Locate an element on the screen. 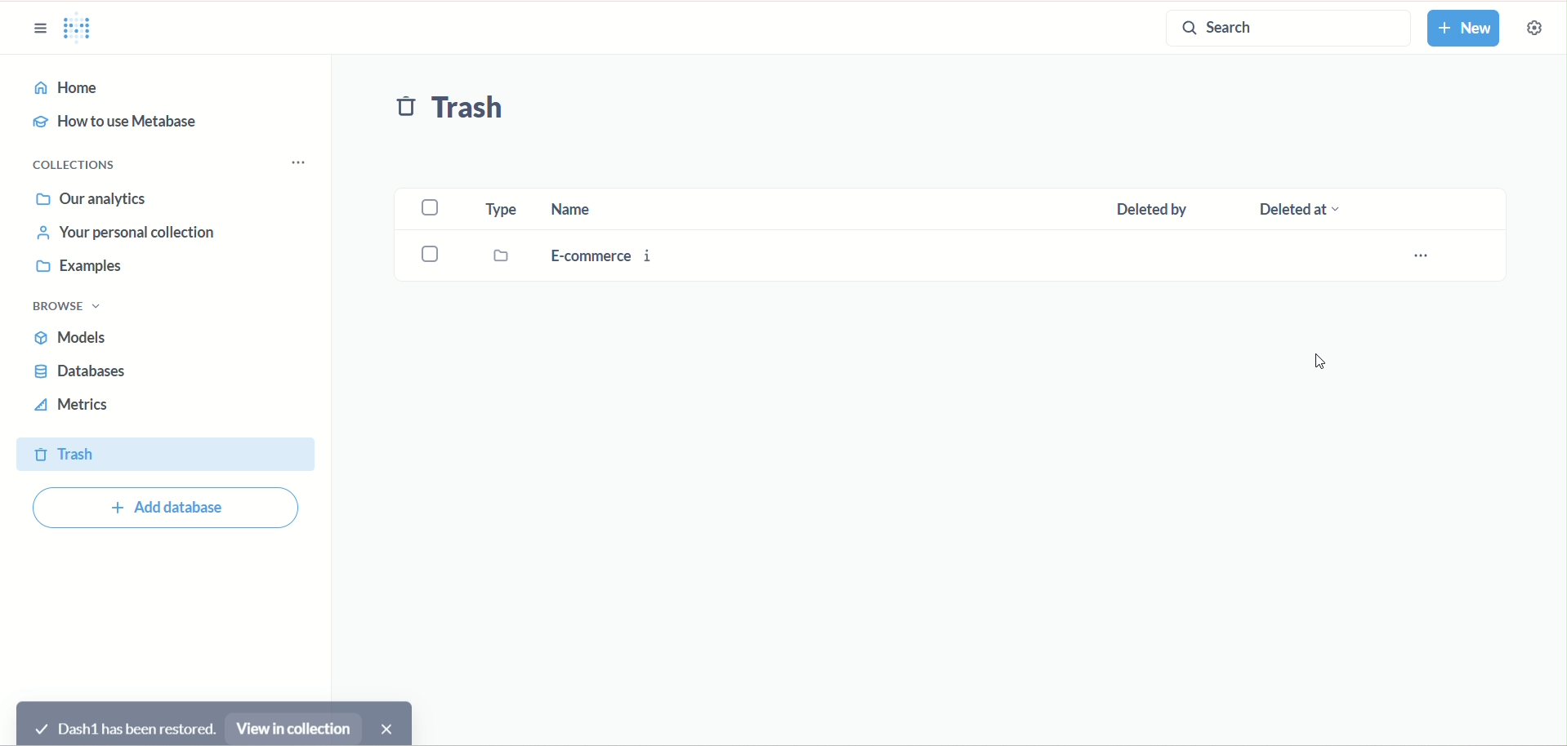  select E-commerce i is located at coordinates (430, 252).